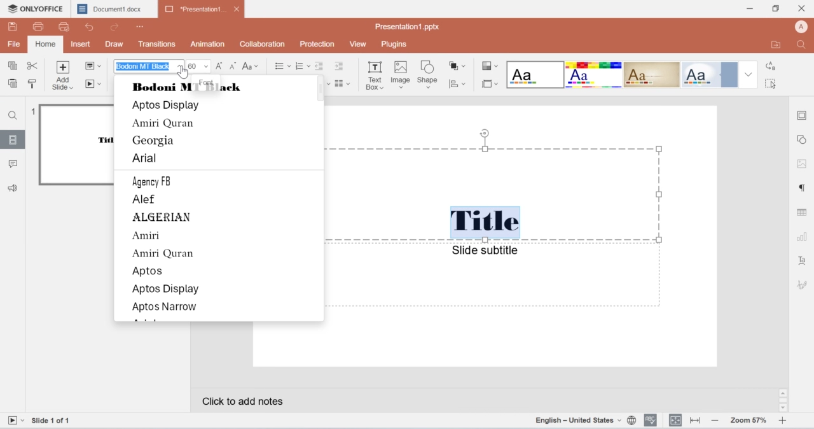 This screenshot has height=429, width=814. What do you see at coordinates (360, 44) in the screenshot?
I see `view` at bounding box center [360, 44].